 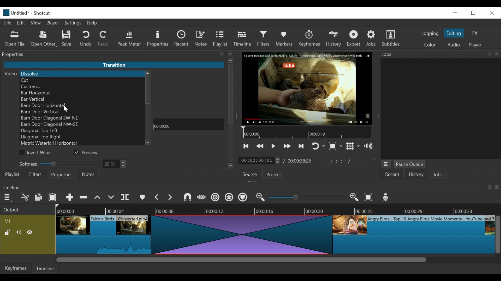 I want to click on Open Other, so click(x=44, y=39).